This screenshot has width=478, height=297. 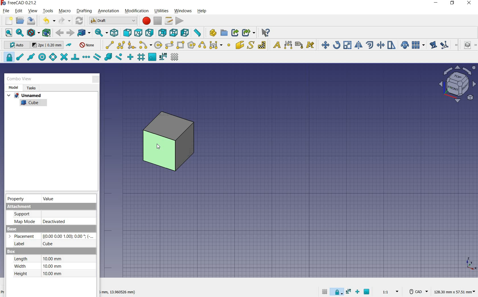 What do you see at coordinates (174, 58) in the screenshot?
I see `toggle grid` at bounding box center [174, 58].